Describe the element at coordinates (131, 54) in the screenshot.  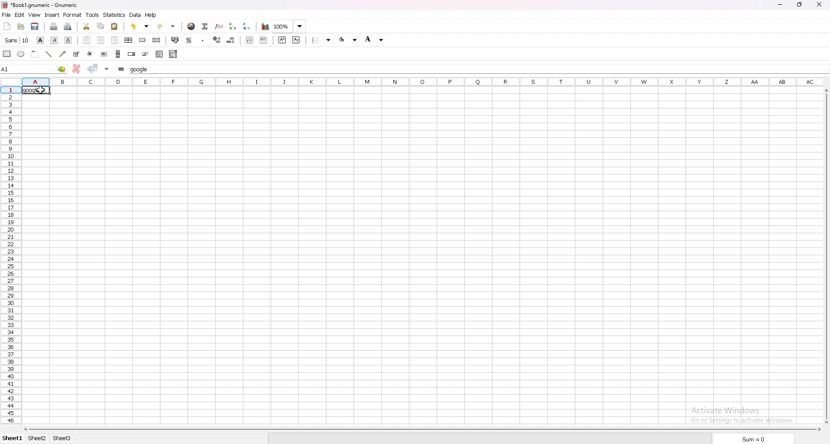
I see `spin button` at that location.